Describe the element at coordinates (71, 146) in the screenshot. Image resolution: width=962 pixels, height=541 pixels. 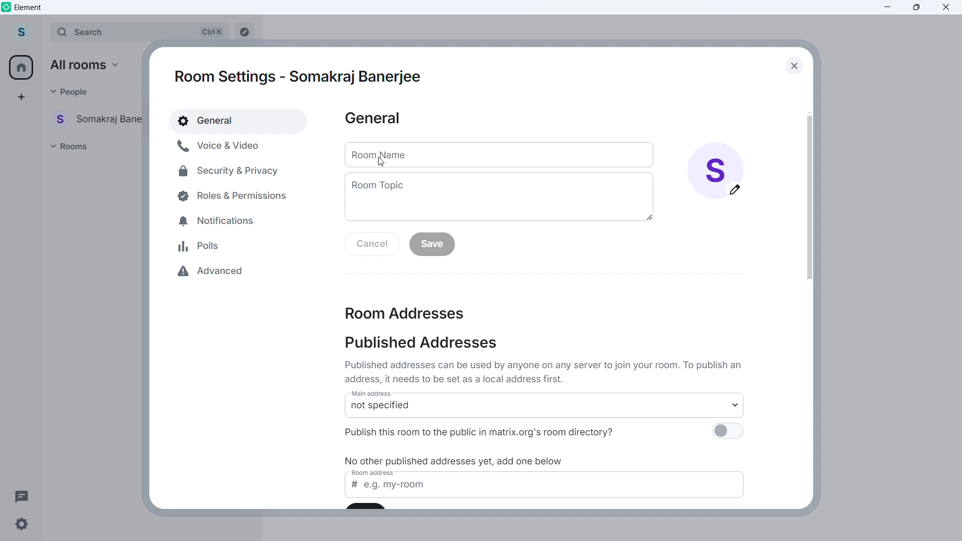
I see `Rooms ` at that location.